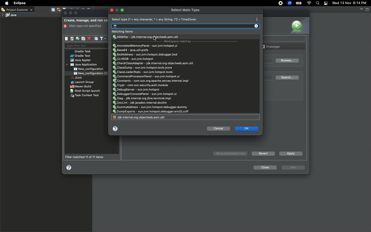 The image size is (371, 232). Describe the element at coordinates (134, 60) in the screenshot. I see `CLHSDB - sun.jvm.hotspot` at that location.